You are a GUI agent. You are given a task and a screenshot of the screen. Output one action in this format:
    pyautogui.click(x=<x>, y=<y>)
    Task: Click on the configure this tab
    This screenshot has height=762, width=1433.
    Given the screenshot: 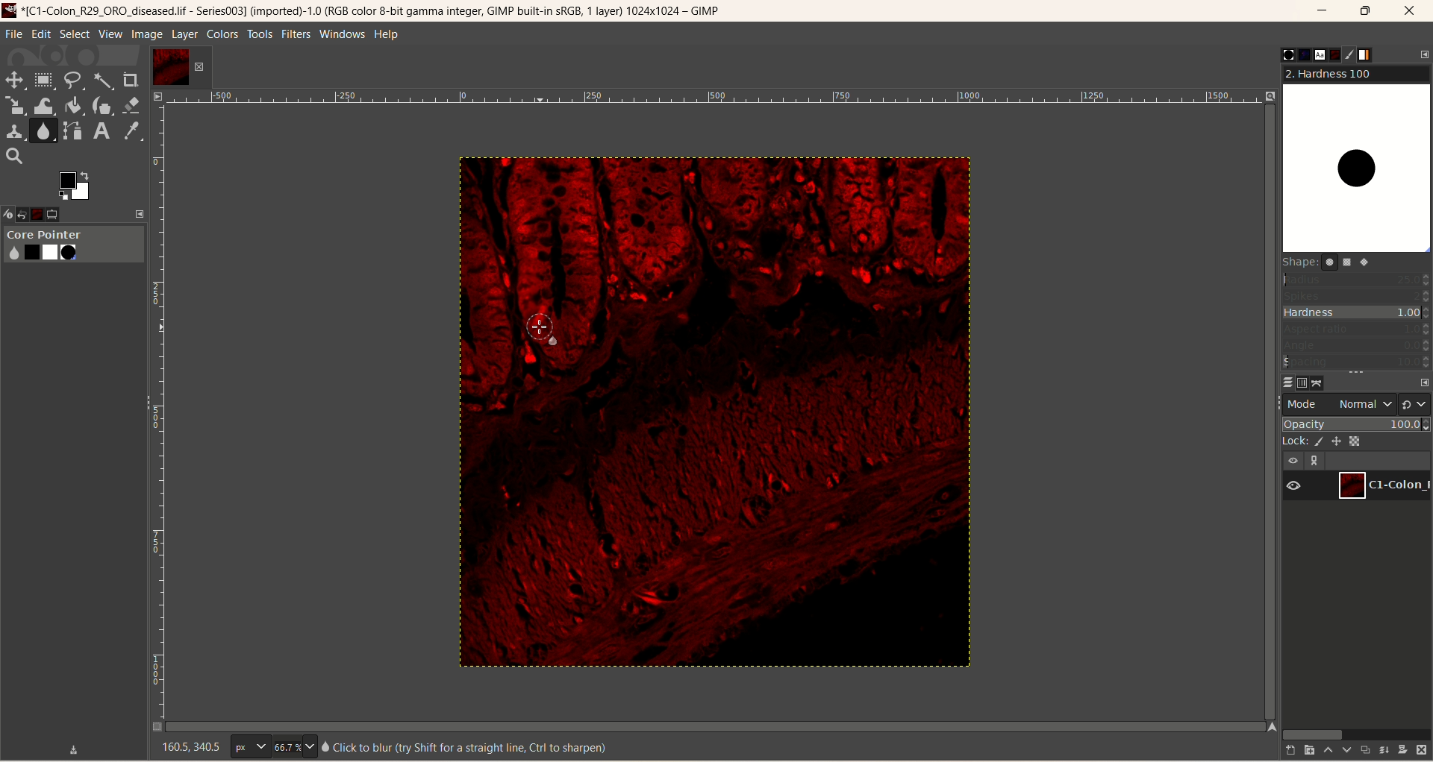 What is the action you would take?
    pyautogui.click(x=1423, y=382)
    